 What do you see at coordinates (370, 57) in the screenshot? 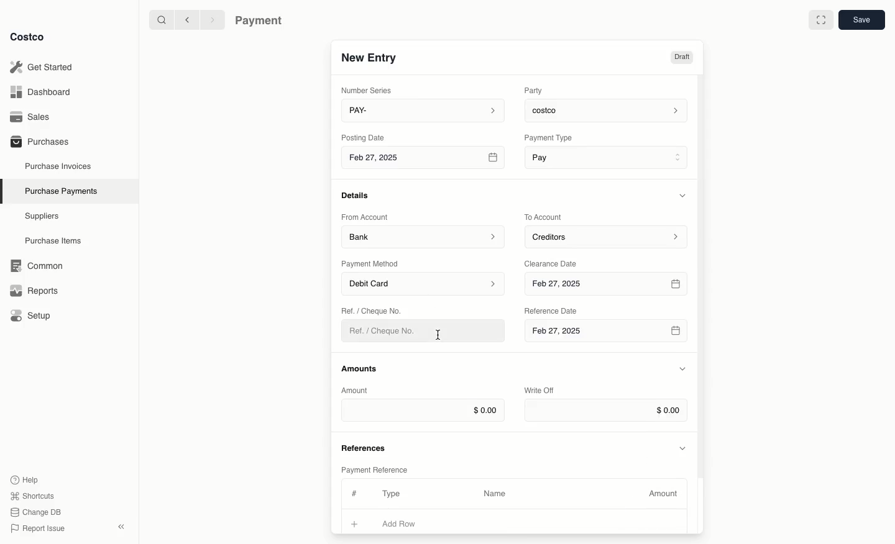
I see `New Entry` at bounding box center [370, 57].